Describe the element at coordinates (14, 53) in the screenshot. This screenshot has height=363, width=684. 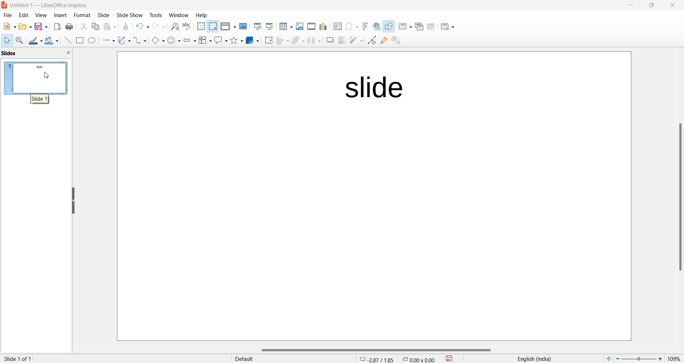
I see `slide preview pane` at that location.